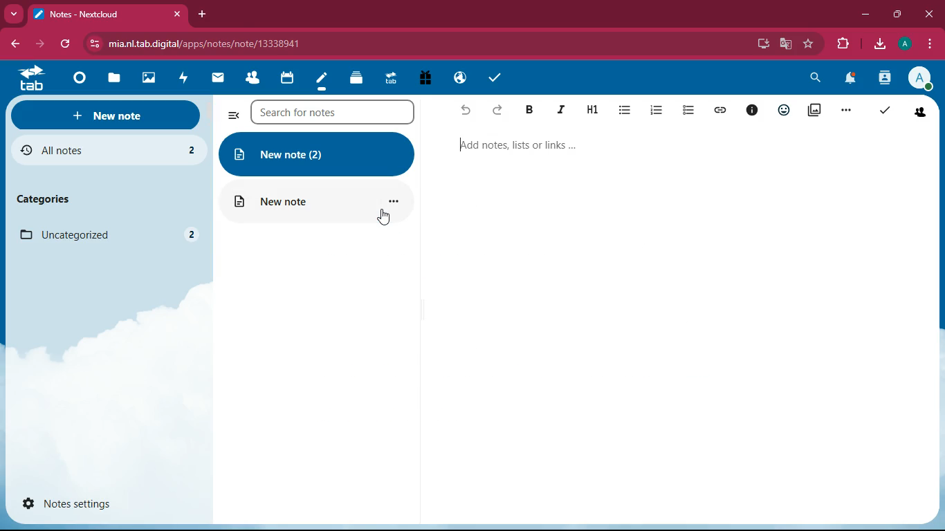 This screenshot has height=531, width=945. What do you see at coordinates (43, 198) in the screenshot?
I see `categories` at bounding box center [43, 198].